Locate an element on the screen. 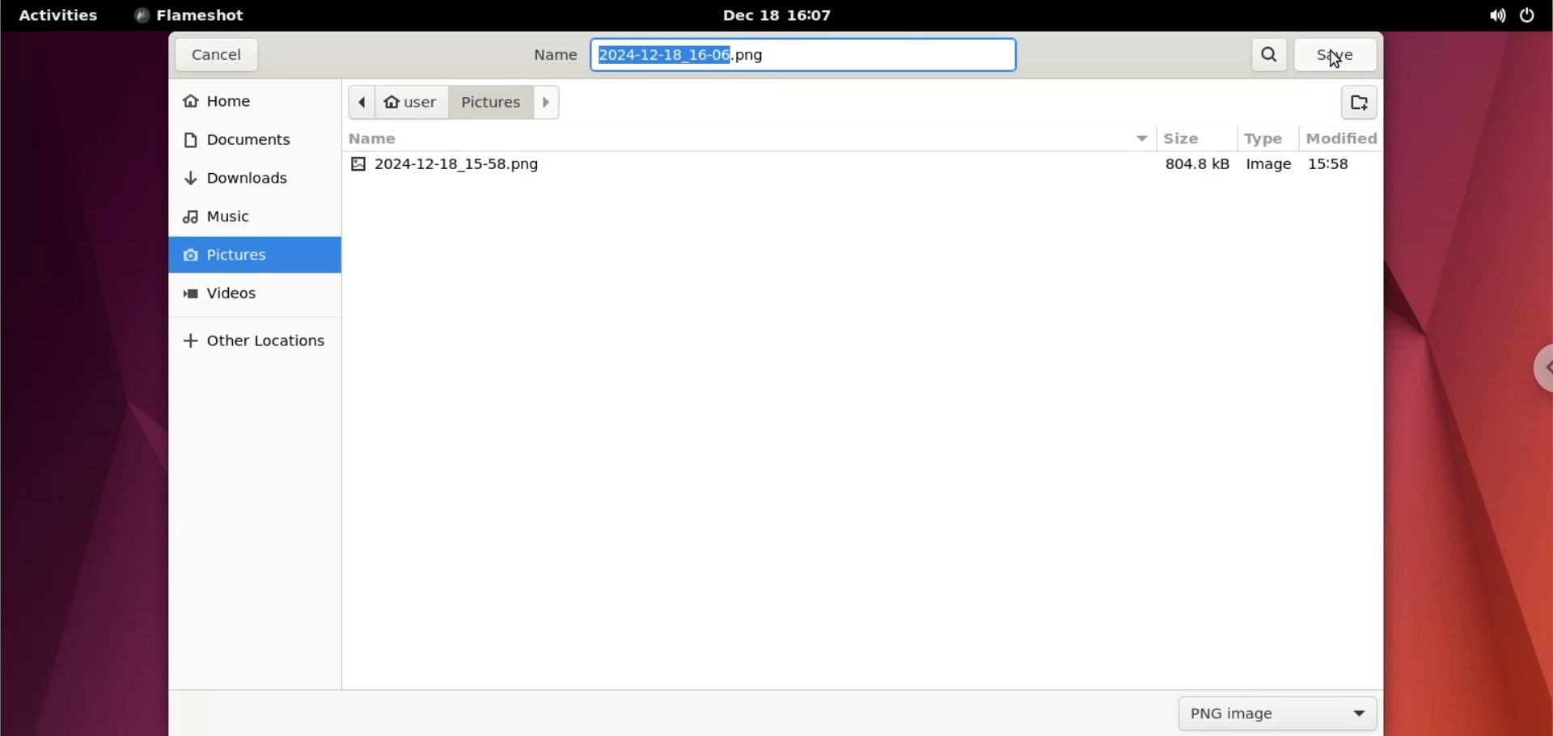 Image resolution: width=1553 pixels, height=736 pixels. name label is located at coordinates (556, 55).